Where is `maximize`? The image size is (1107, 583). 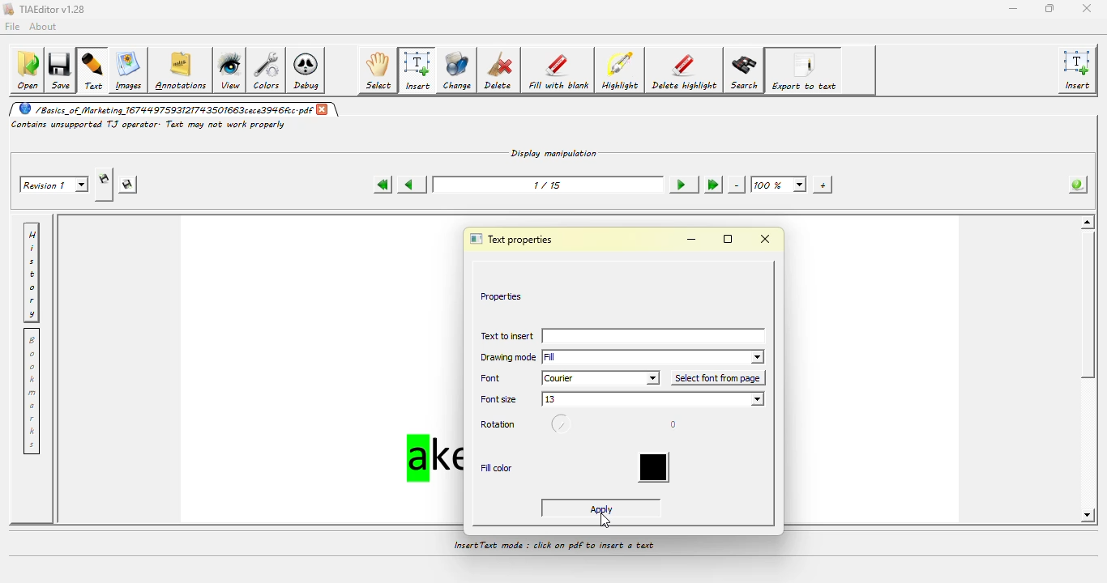
maximize is located at coordinates (1047, 8).